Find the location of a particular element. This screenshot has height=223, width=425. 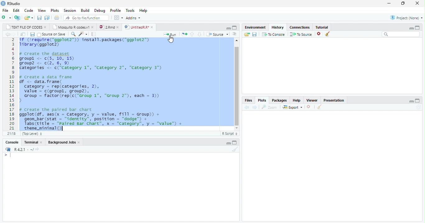

close is located at coordinates (41, 142).